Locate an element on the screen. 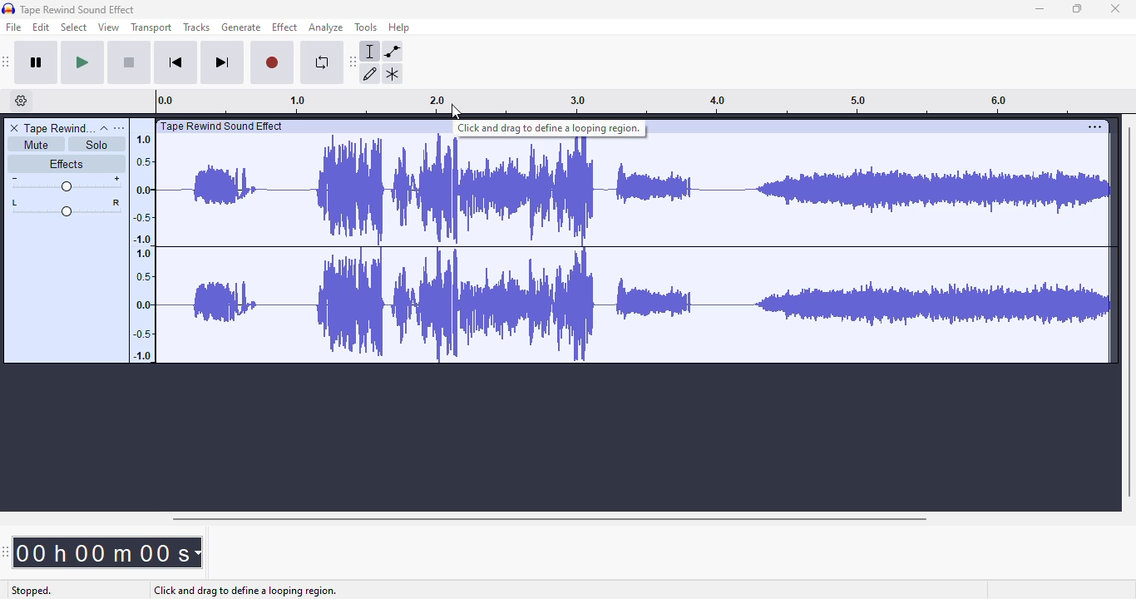 This screenshot has width=1136, height=599. effect is located at coordinates (284, 27).